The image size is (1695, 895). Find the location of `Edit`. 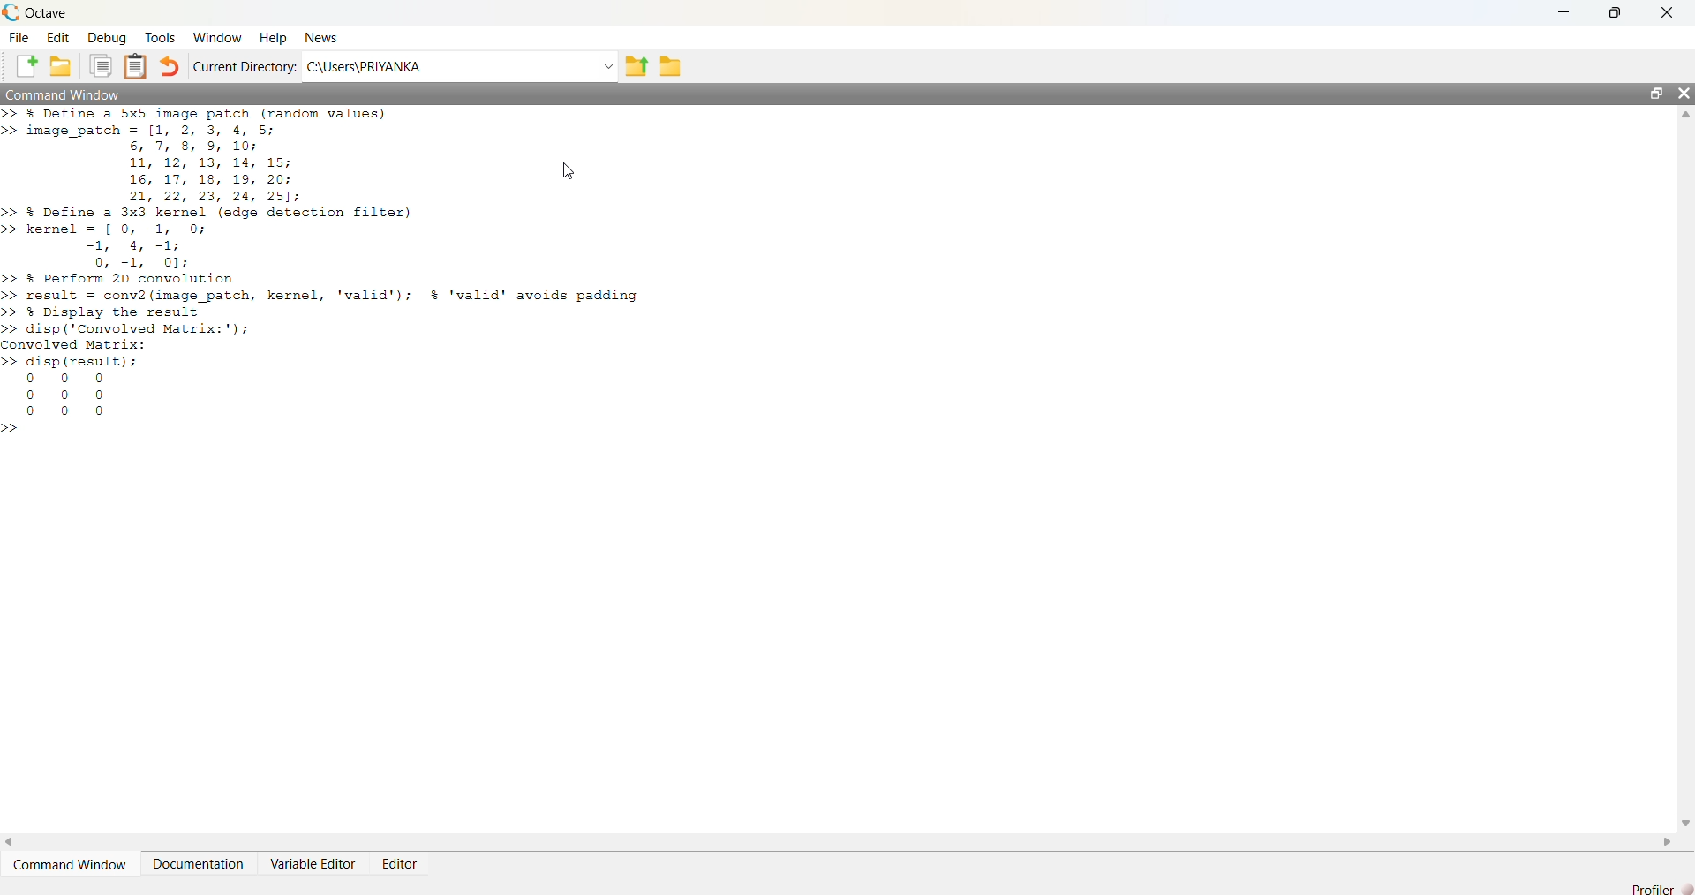

Edit is located at coordinates (60, 37).